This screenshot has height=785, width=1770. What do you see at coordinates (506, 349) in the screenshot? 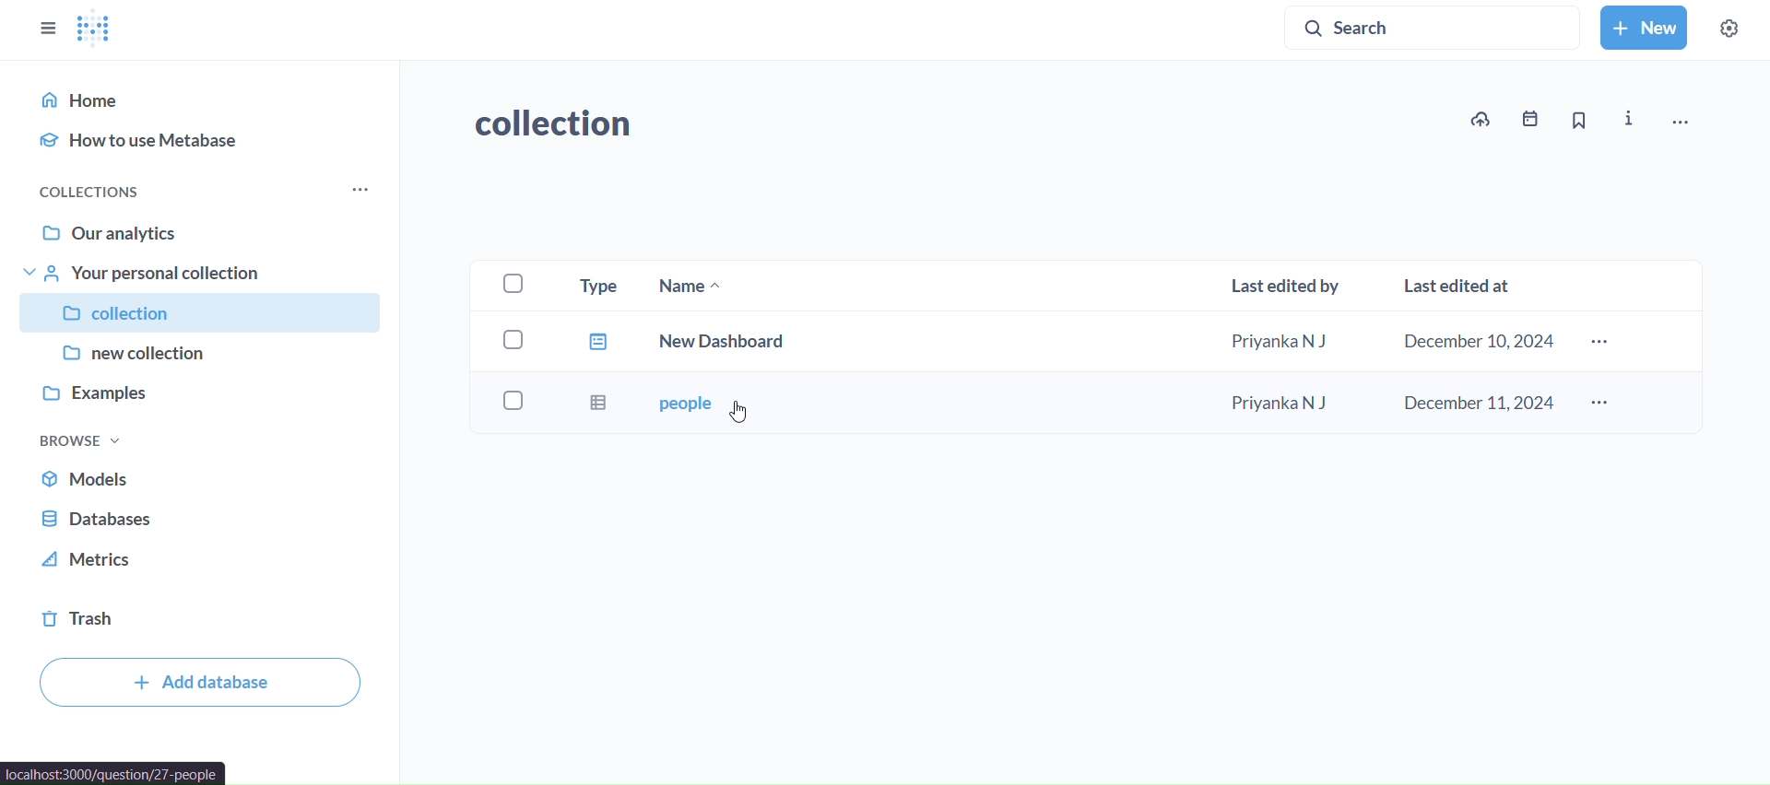
I see `checkboxes` at bounding box center [506, 349].